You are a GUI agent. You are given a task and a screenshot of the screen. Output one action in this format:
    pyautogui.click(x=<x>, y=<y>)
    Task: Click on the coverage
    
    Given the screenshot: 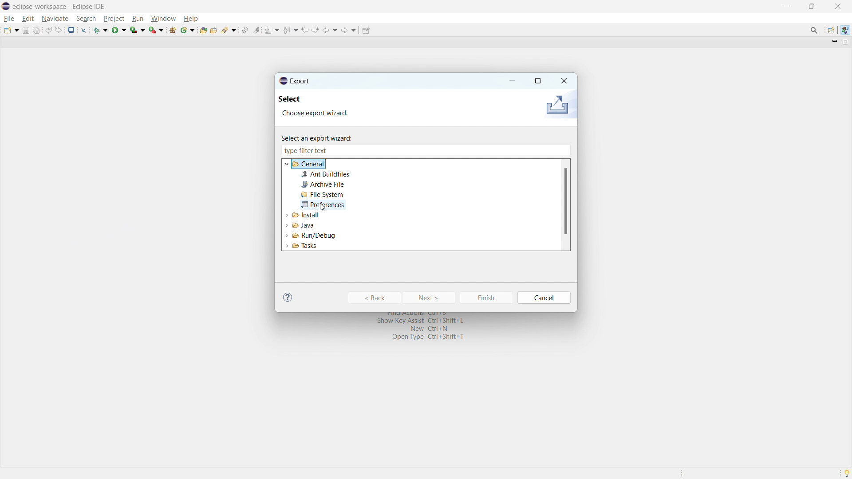 What is the action you would take?
    pyautogui.click(x=137, y=30)
    